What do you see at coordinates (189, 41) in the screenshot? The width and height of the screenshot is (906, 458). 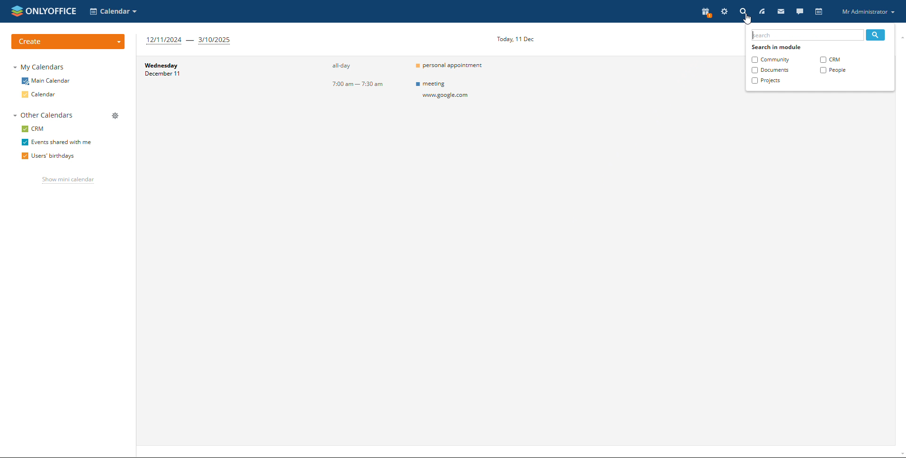 I see `12/11/2024 - 3/10/2025` at bounding box center [189, 41].